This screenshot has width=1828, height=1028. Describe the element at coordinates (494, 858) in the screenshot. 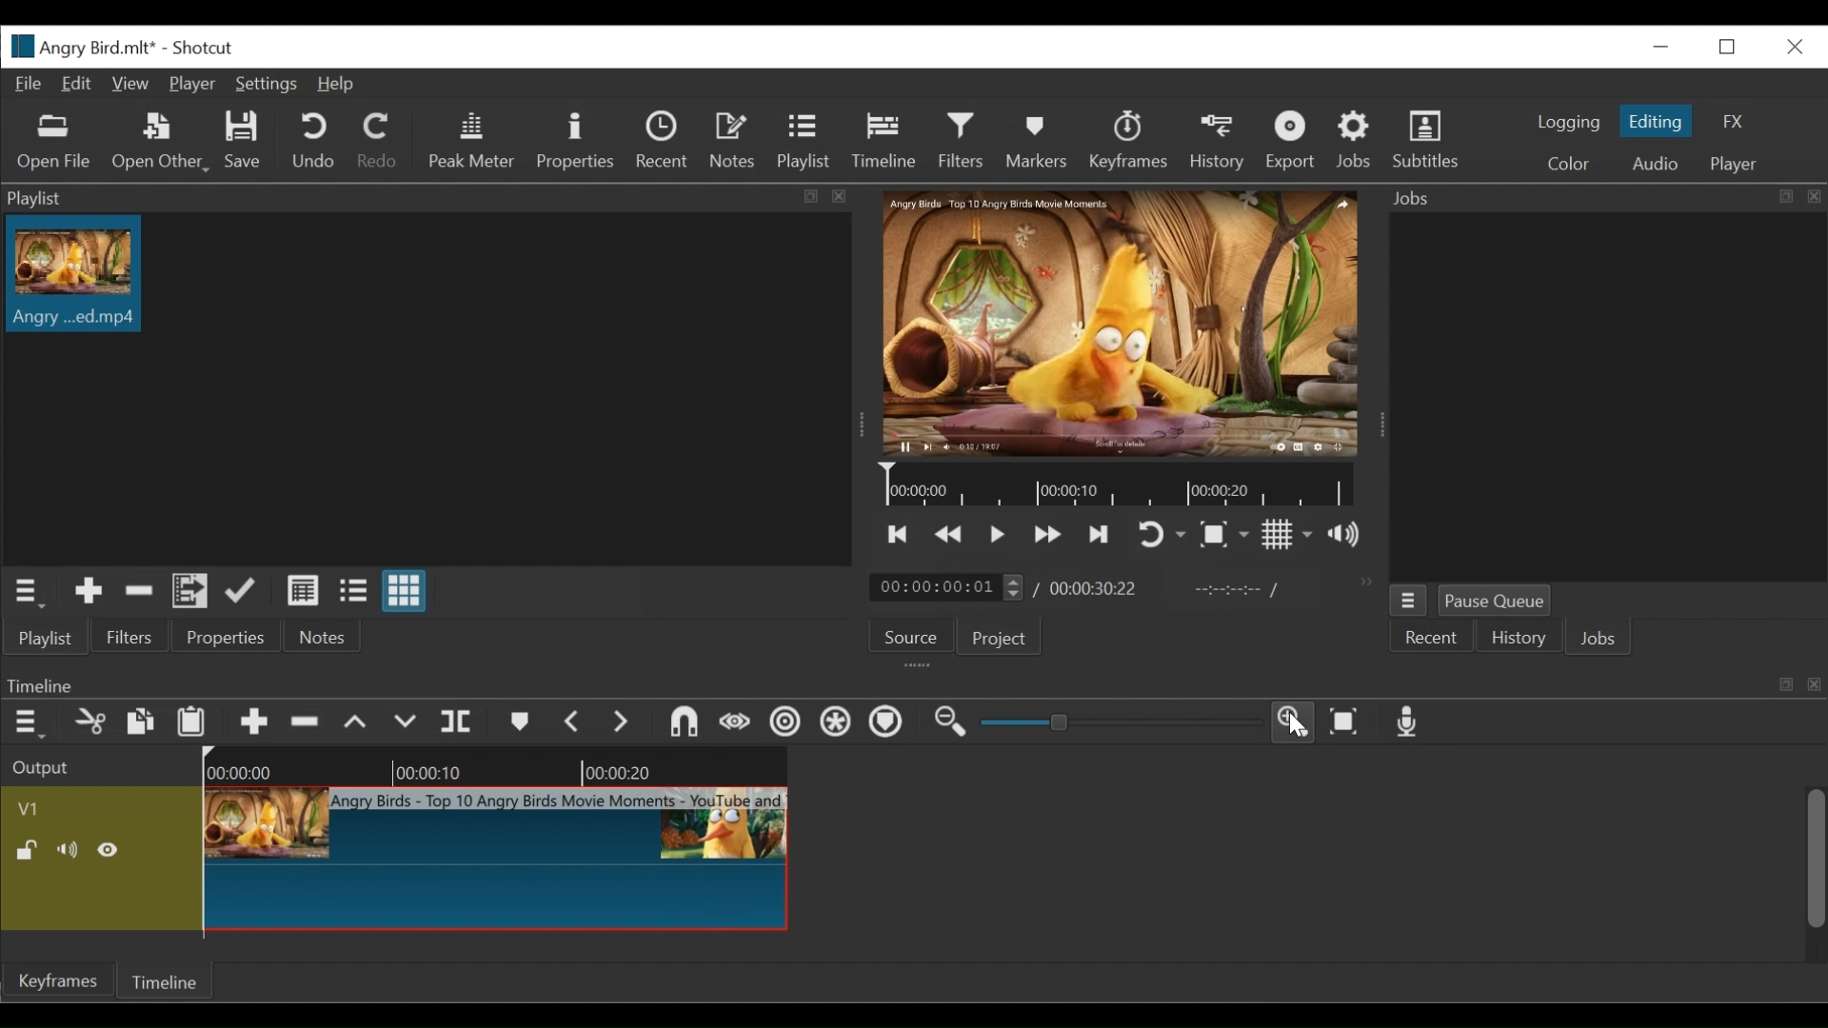

I see `Clip at timeline` at that location.